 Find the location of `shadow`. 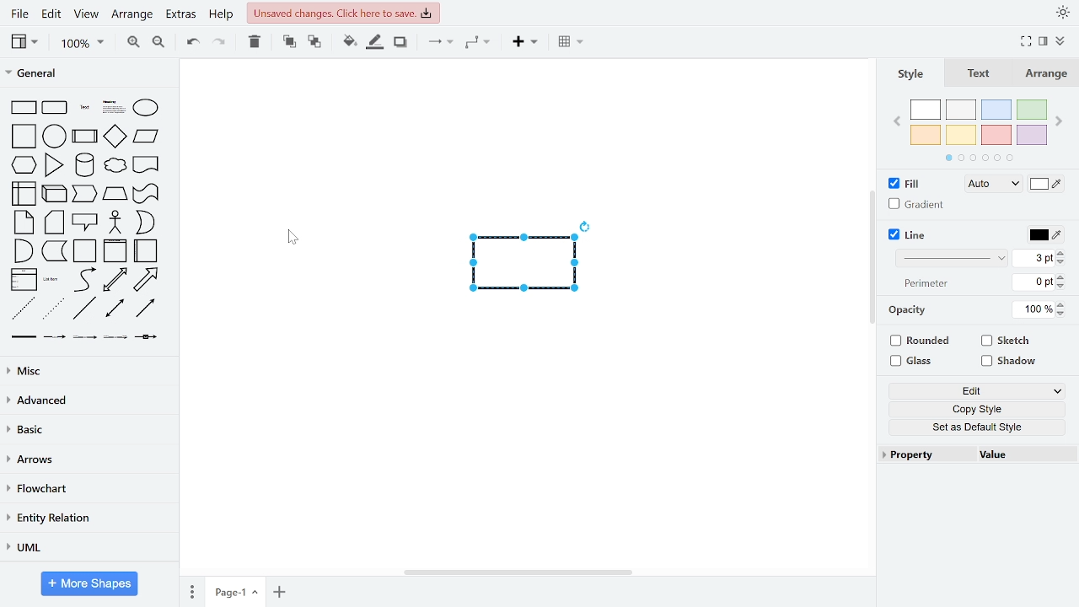

shadow is located at coordinates (403, 43).